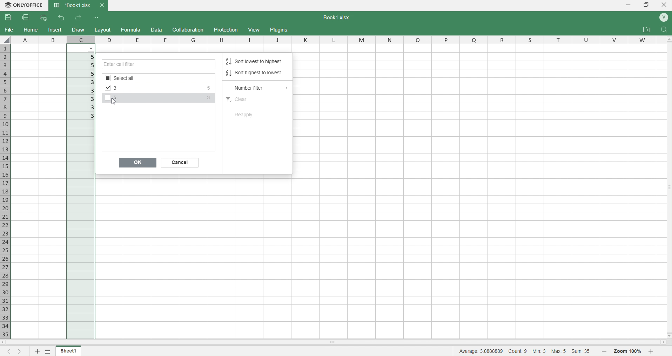  Describe the element at coordinates (81, 90) in the screenshot. I see `3` at that location.